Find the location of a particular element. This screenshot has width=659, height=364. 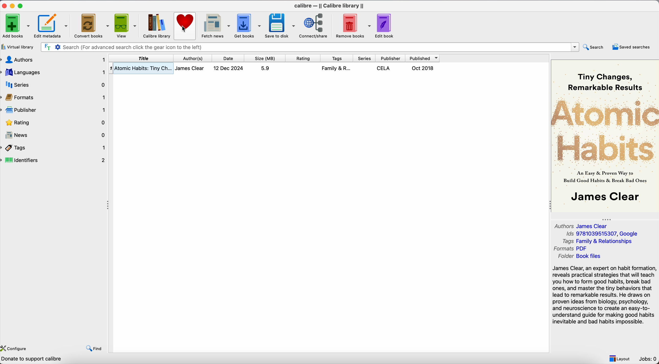

published is located at coordinates (423, 58).